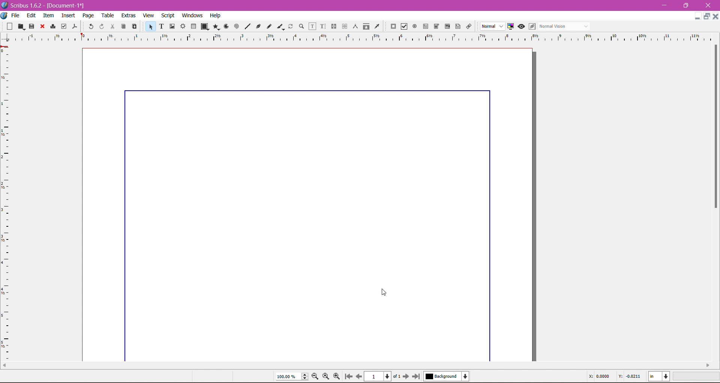  I want to click on Redo, so click(102, 27).